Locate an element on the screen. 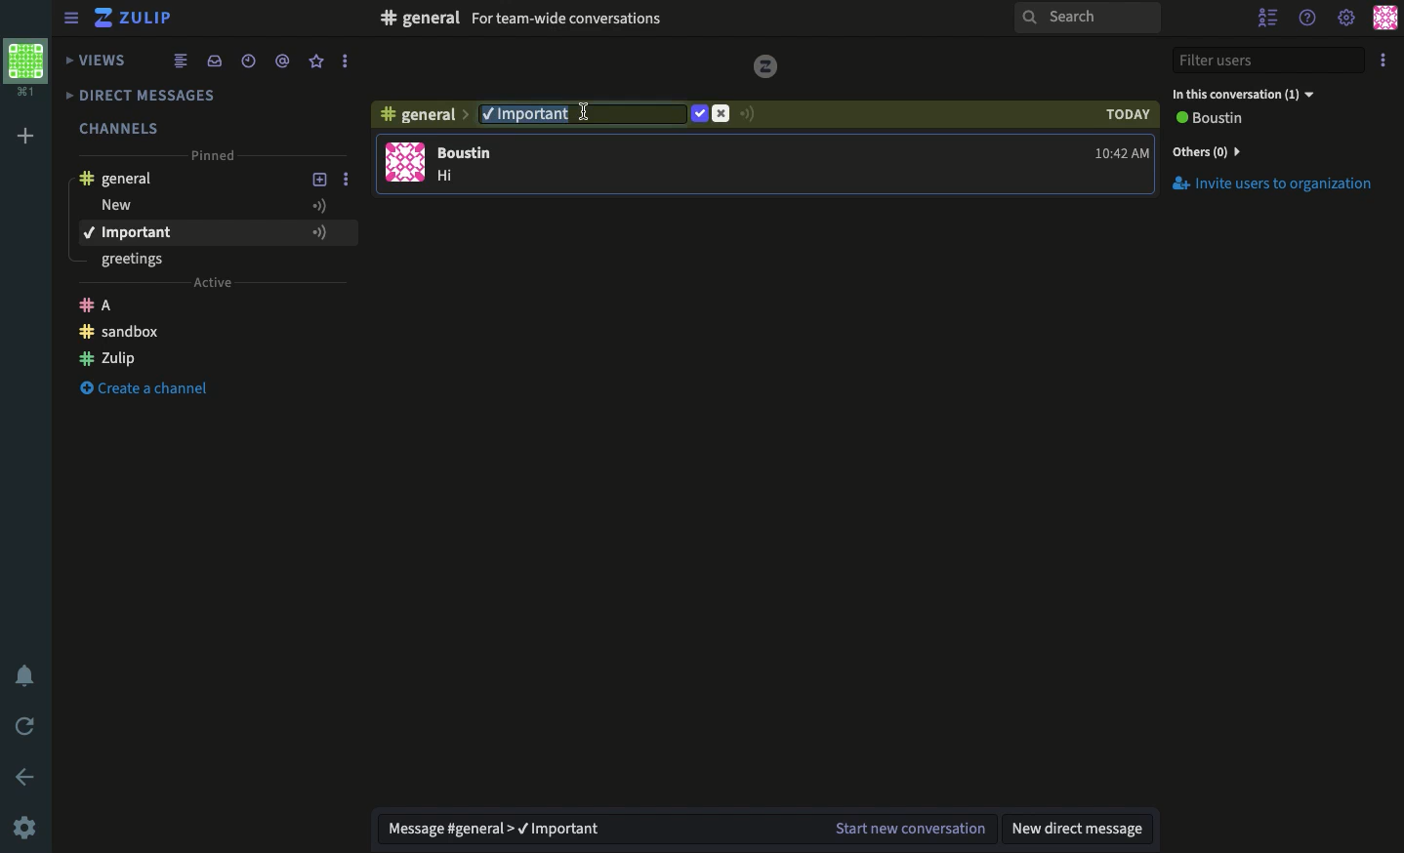  Edit is located at coordinates (585, 111).